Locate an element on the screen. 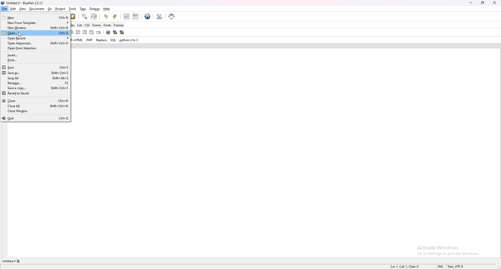  edit is located at coordinates (13, 9).